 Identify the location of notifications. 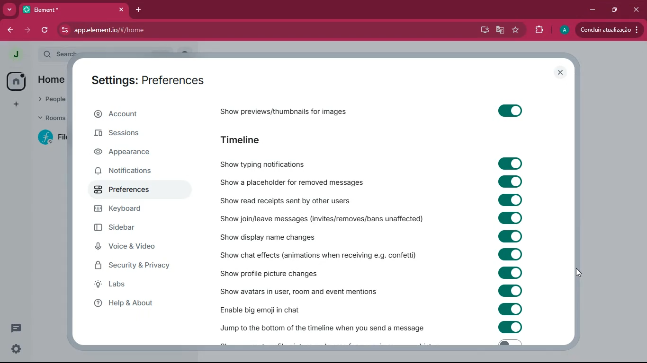
(137, 171).